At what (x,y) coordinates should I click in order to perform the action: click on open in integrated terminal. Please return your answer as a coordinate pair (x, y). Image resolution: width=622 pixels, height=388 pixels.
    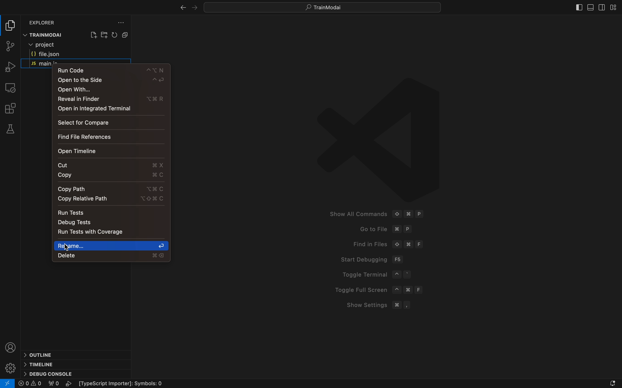
    Looking at the image, I should click on (111, 110).